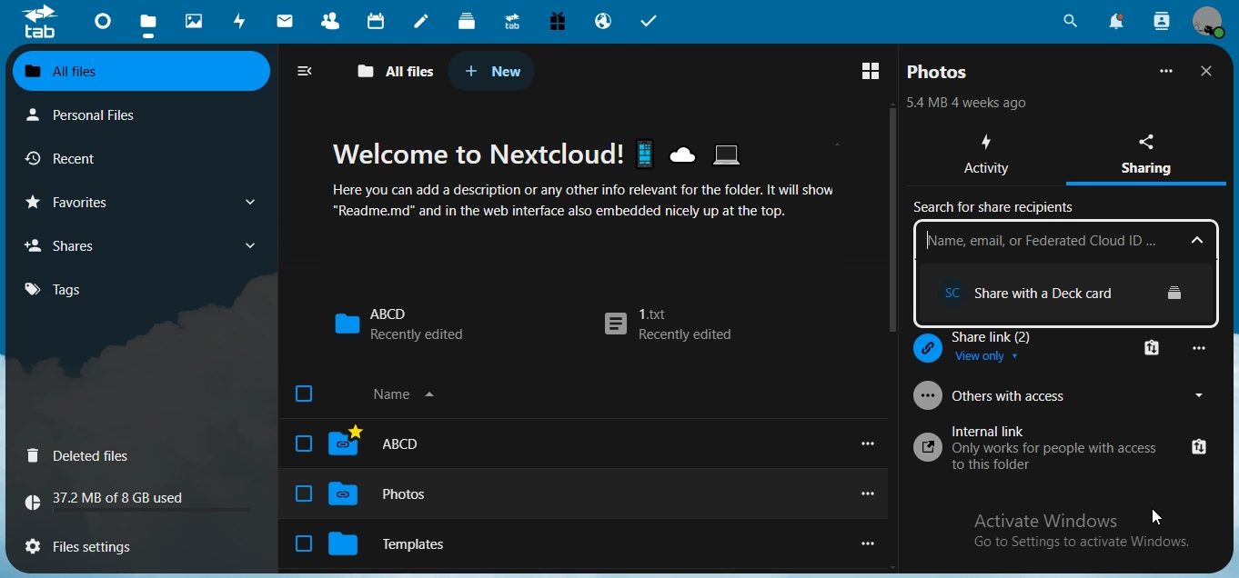  I want to click on all files, so click(138, 72).